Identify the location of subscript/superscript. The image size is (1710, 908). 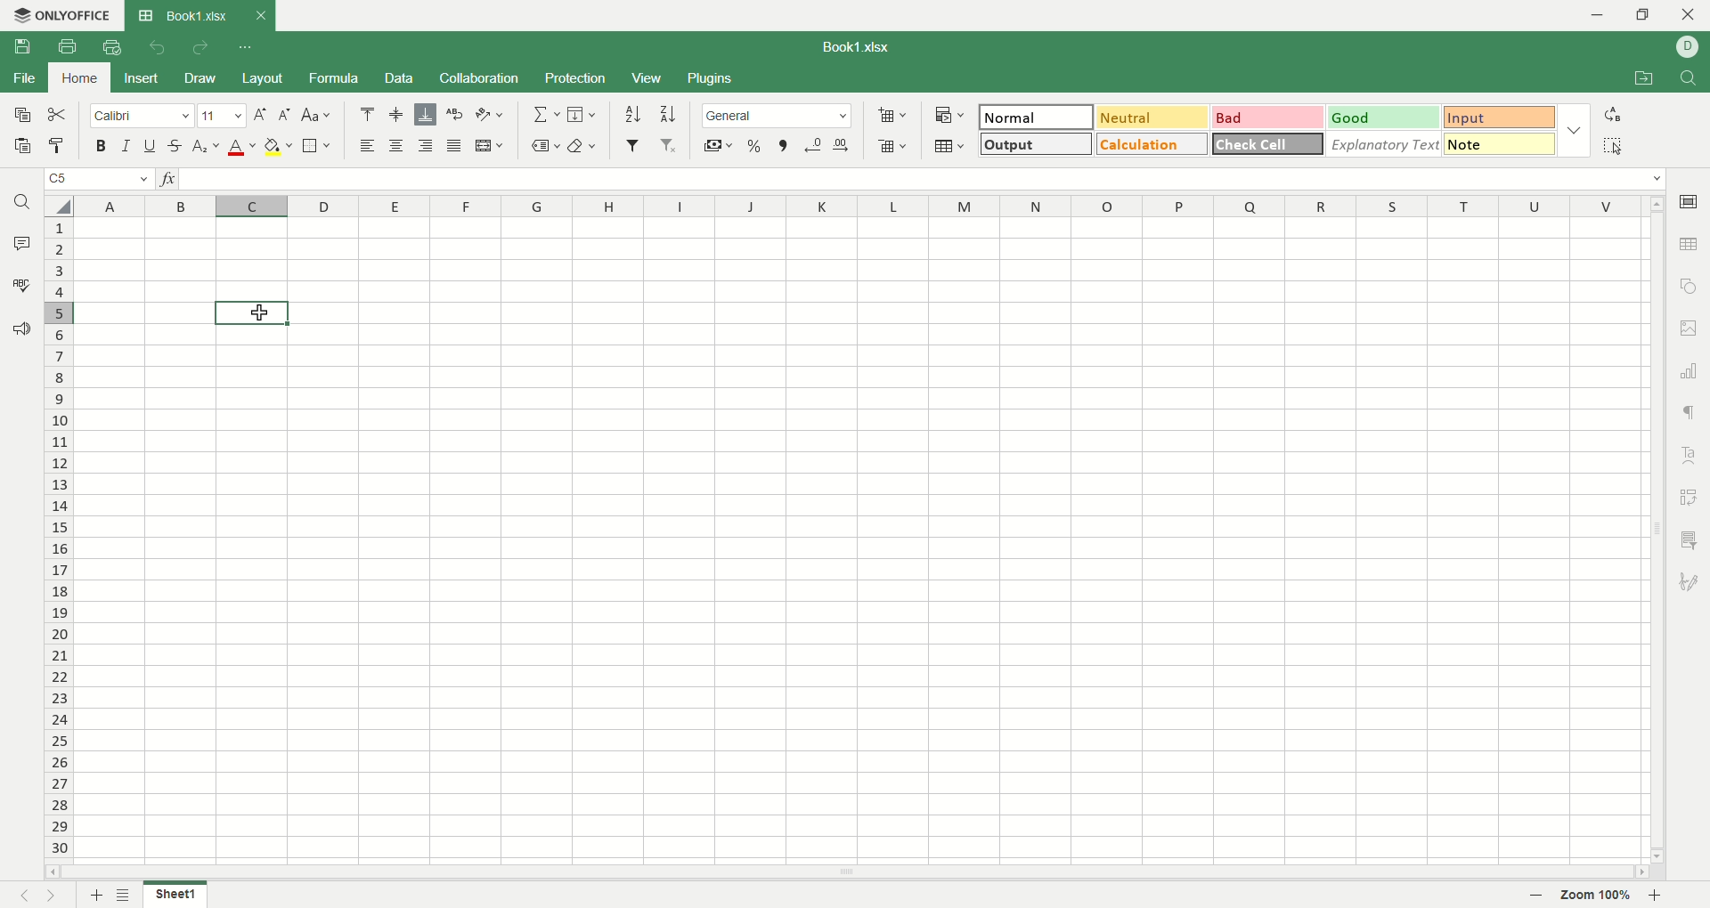
(206, 147).